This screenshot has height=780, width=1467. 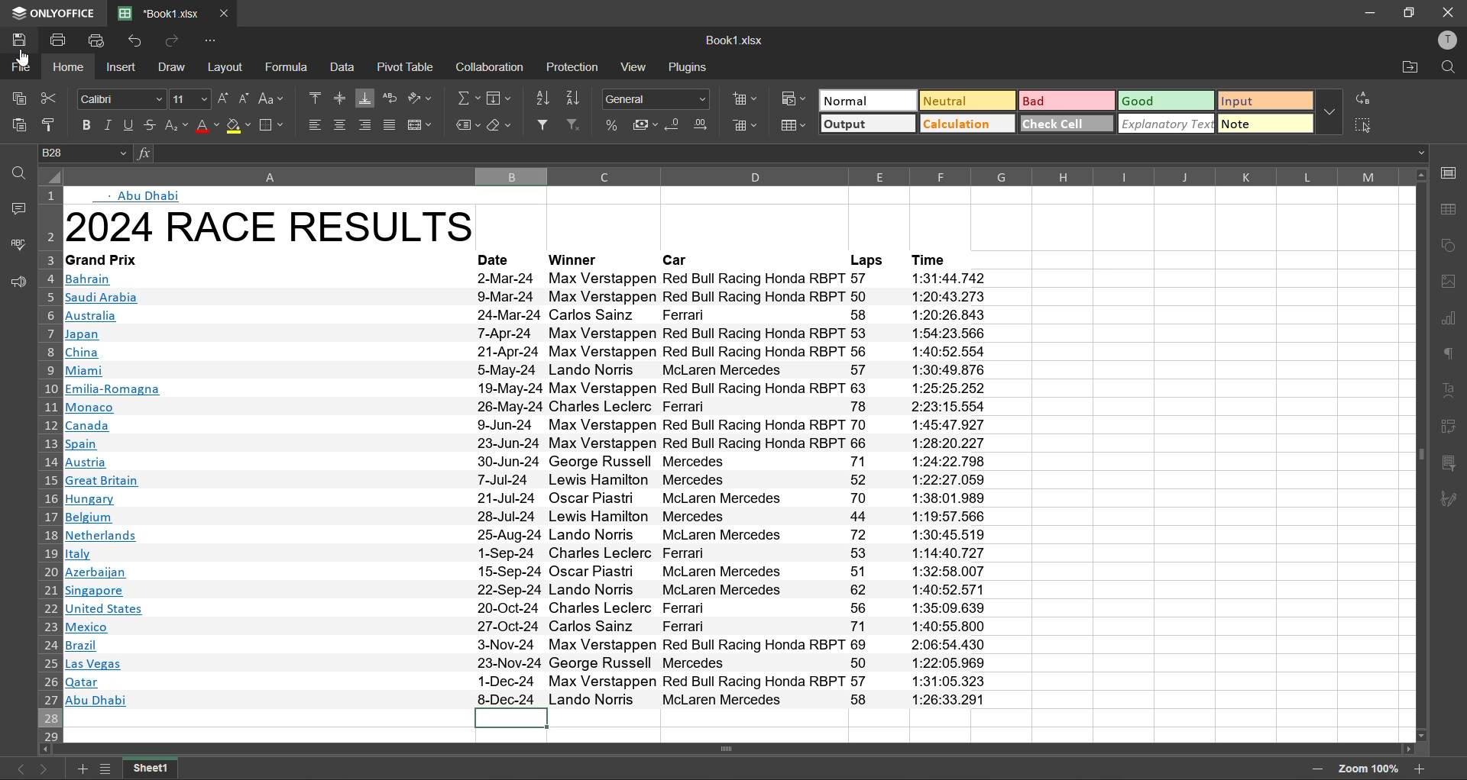 I want to click on zoom in, so click(x=1420, y=769).